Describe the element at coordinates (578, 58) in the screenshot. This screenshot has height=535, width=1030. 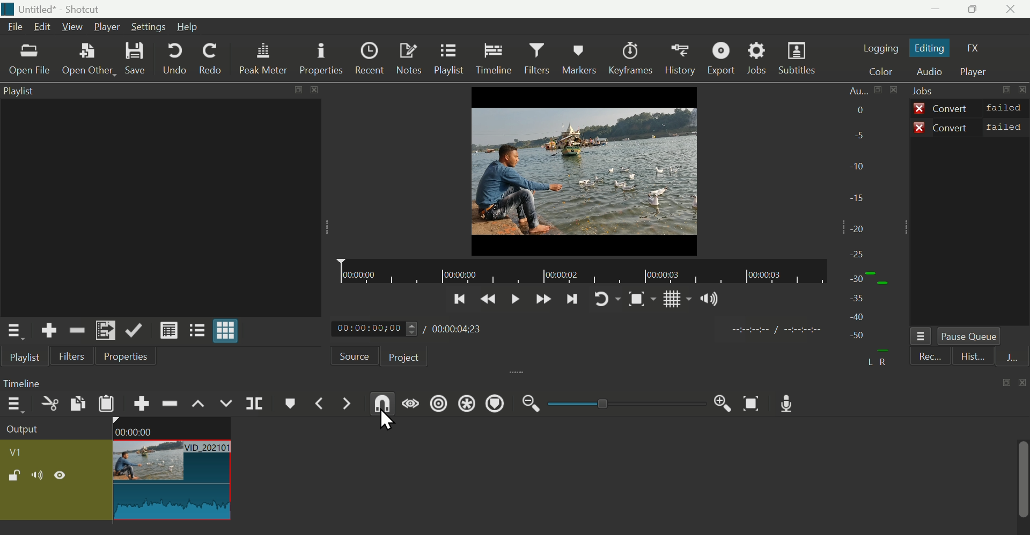
I see `Markers` at that location.